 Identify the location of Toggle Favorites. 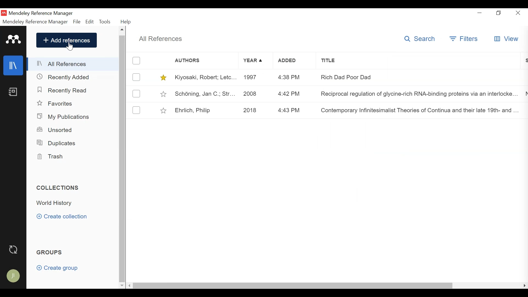
(163, 94).